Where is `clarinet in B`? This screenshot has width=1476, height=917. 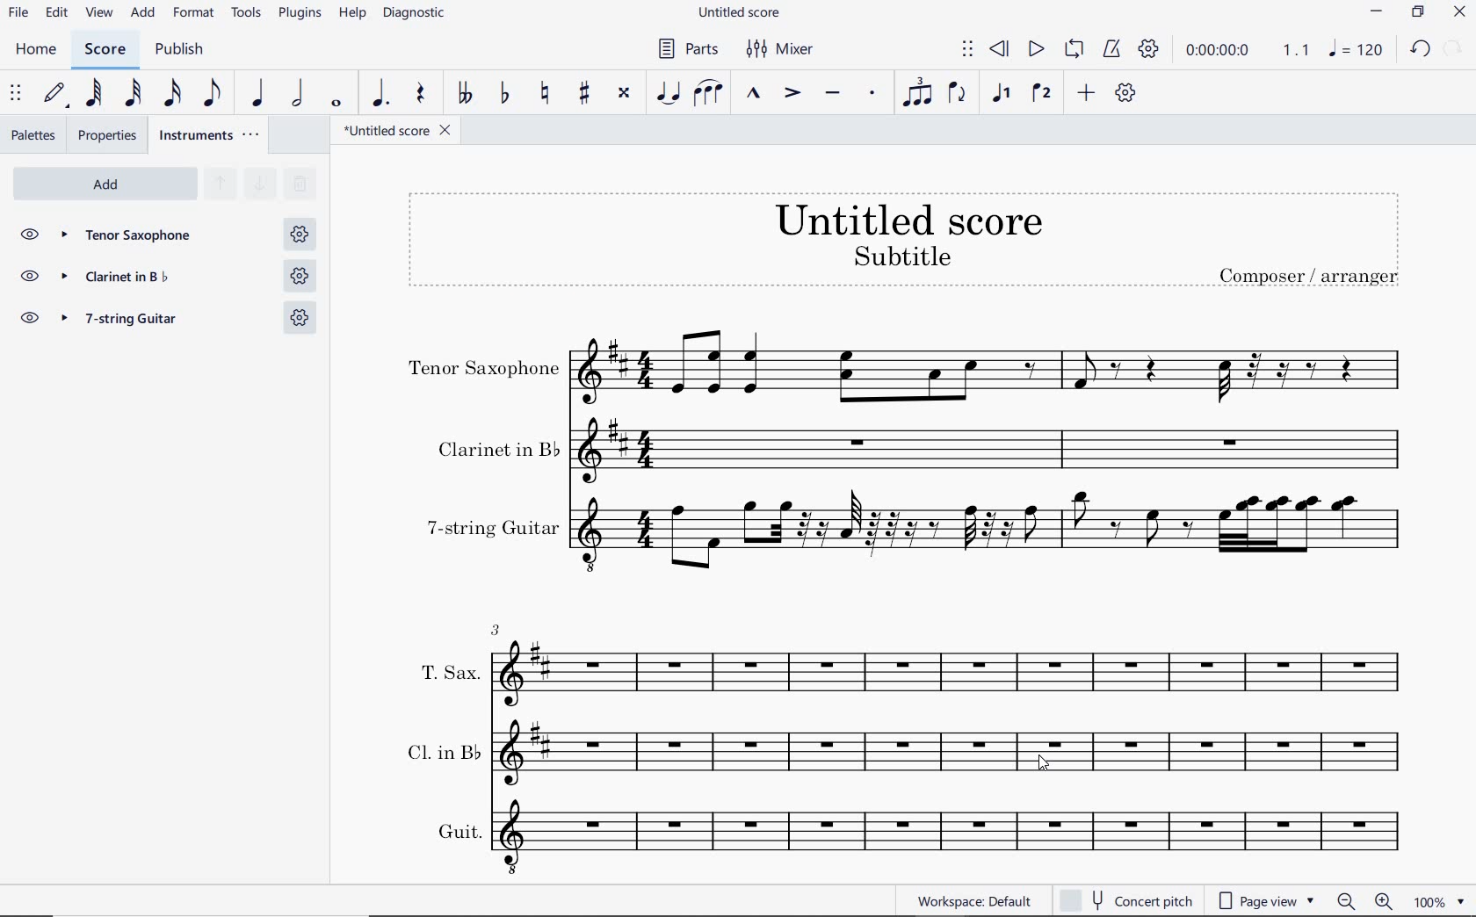
clarinet in B is located at coordinates (137, 279).